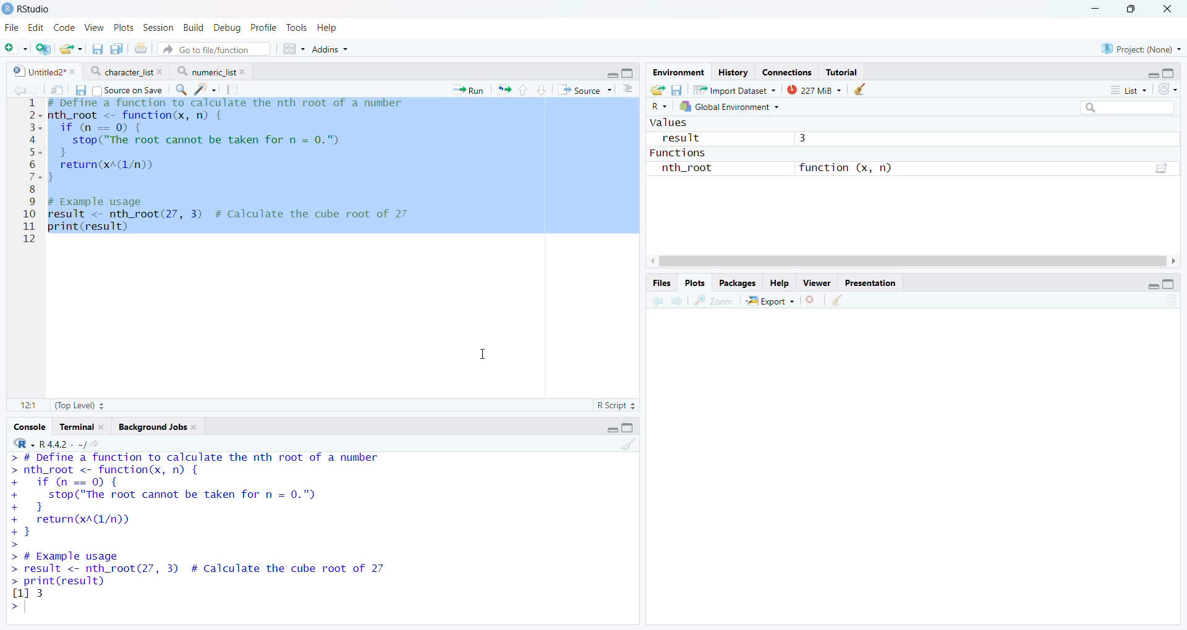 This screenshot has height=630, width=1187. I want to click on numeric_list, so click(211, 71).